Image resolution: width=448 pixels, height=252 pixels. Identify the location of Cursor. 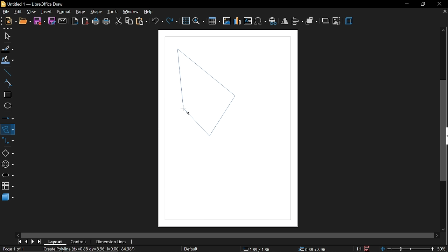
(185, 111).